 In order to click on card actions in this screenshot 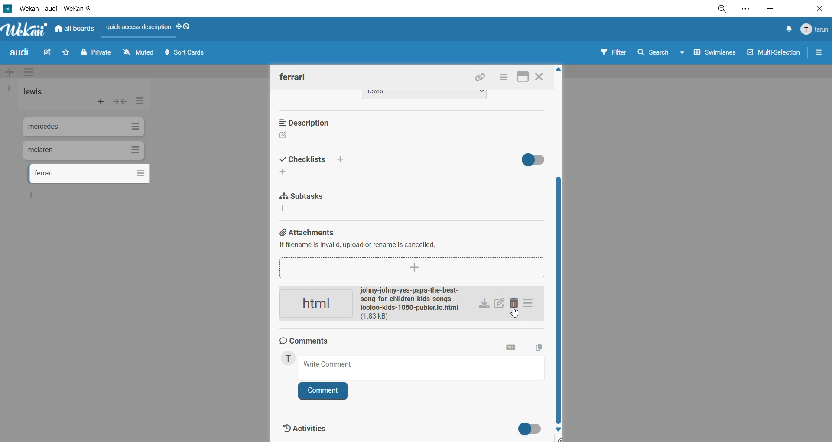, I will do `click(503, 78)`.